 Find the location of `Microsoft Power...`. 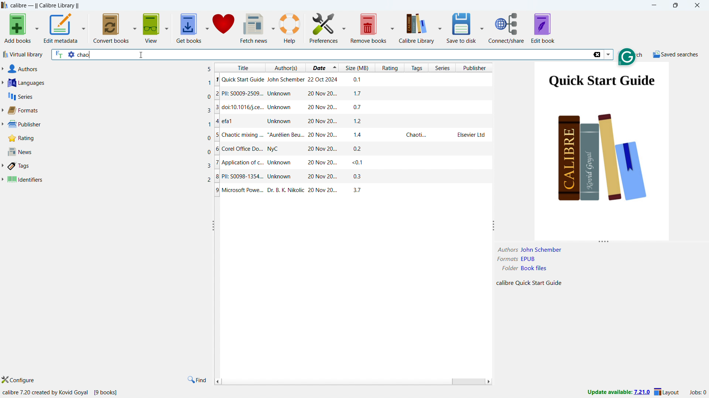

Microsoft Power... is located at coordinates (350, 192).